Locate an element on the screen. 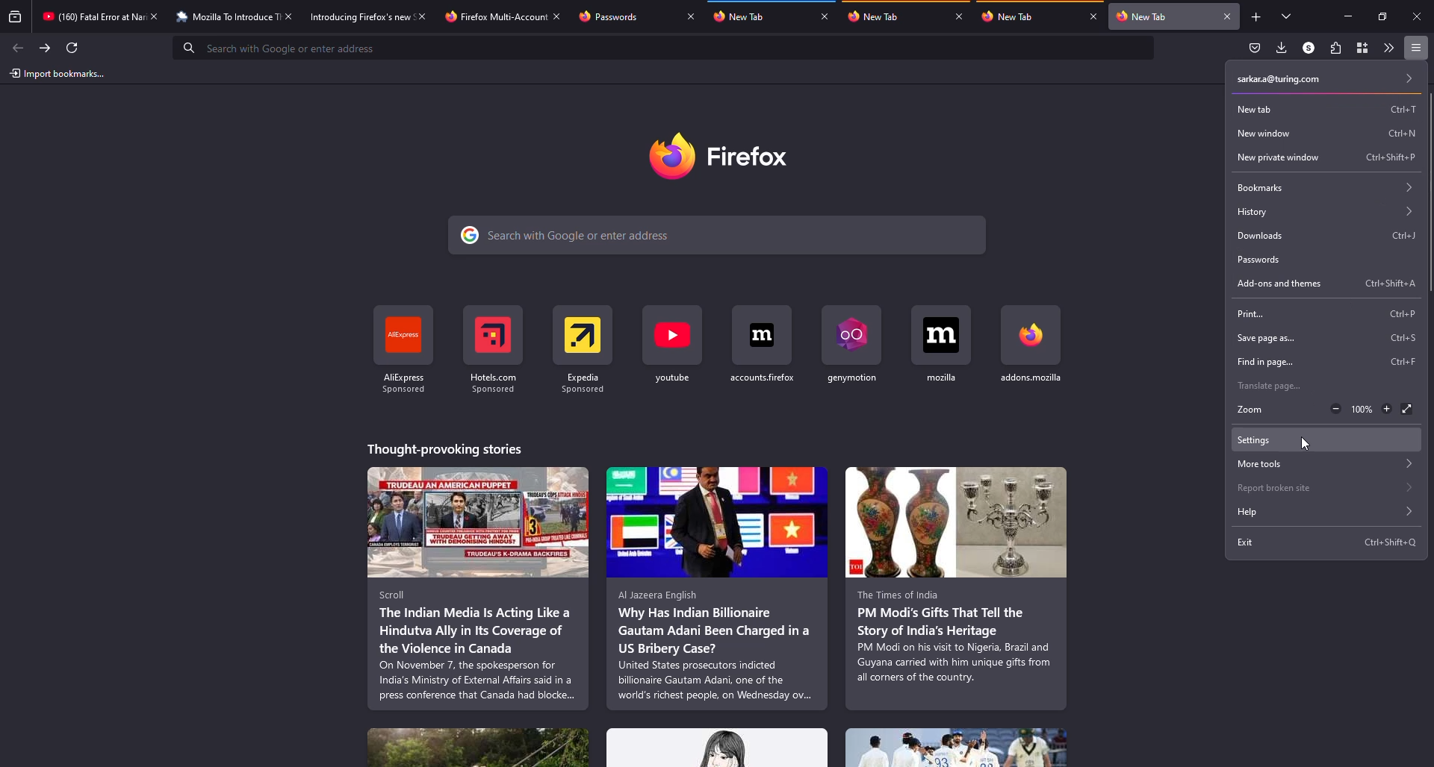 Image resolution: width=1434 pixels, height=767 pixels. more tools is located at coordinates (1323, 464).